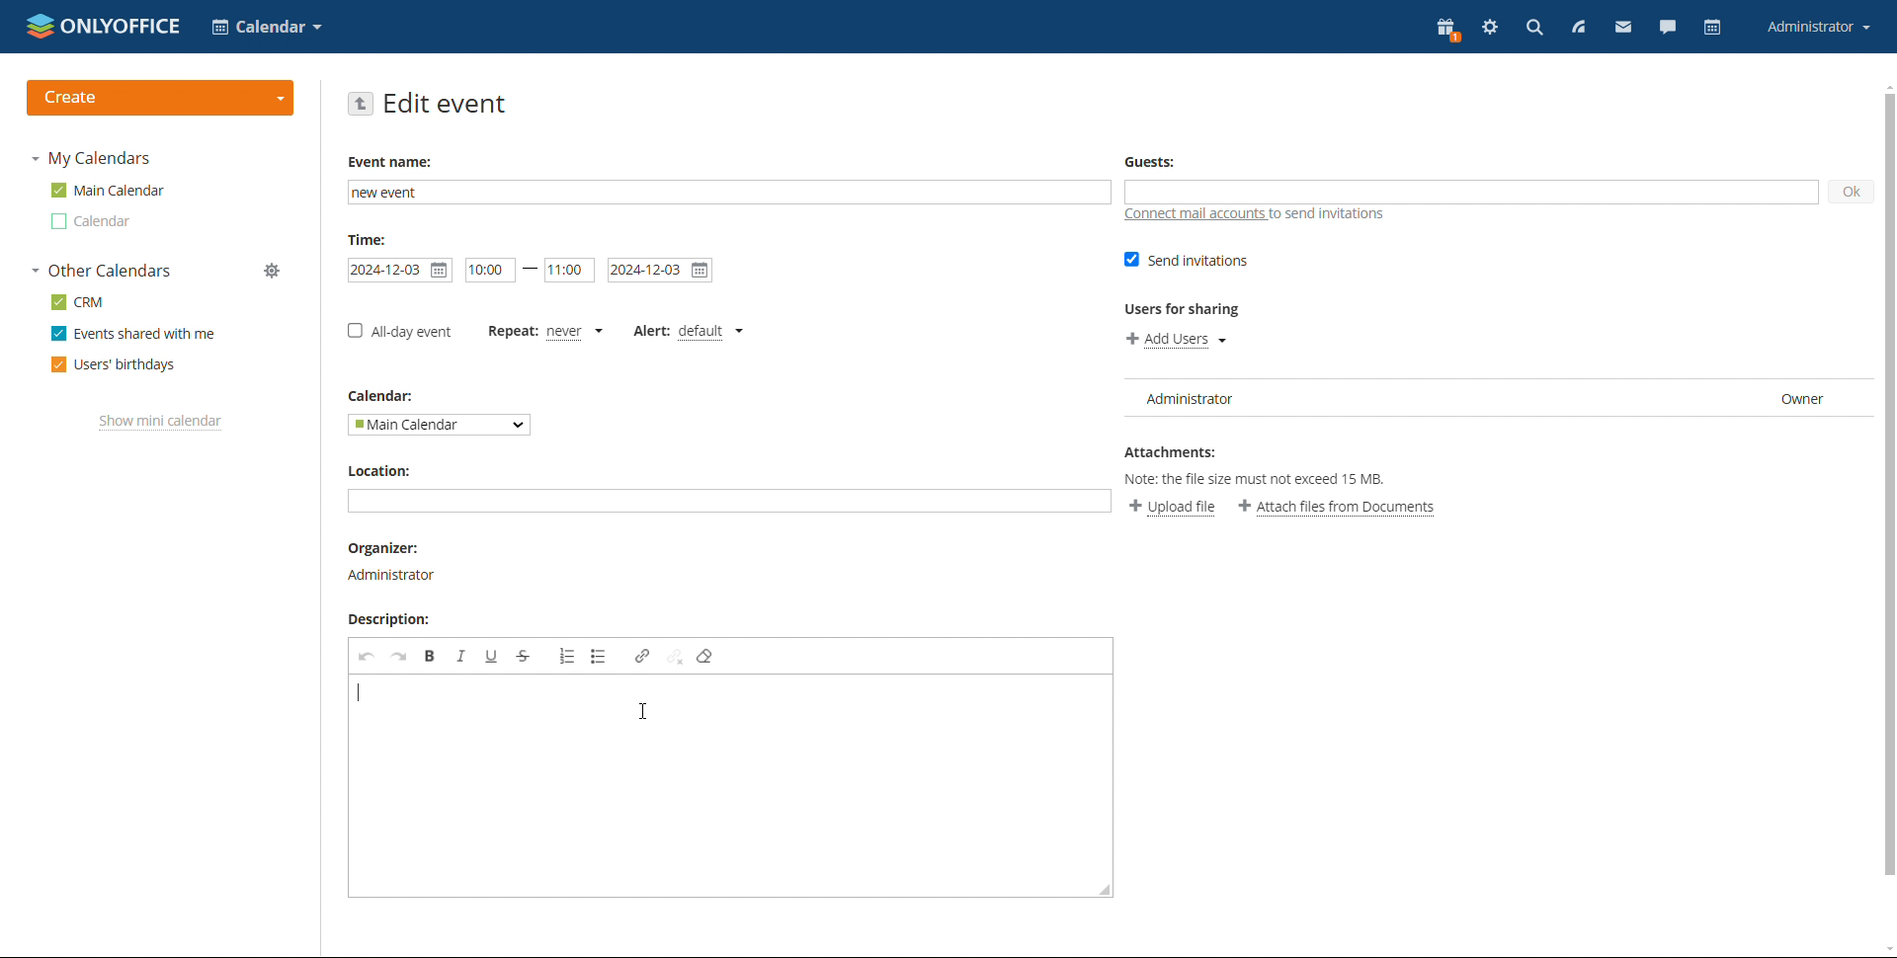 The height and width of the screenshot is (958, 1897). I want to click on create, so click(161, 98).